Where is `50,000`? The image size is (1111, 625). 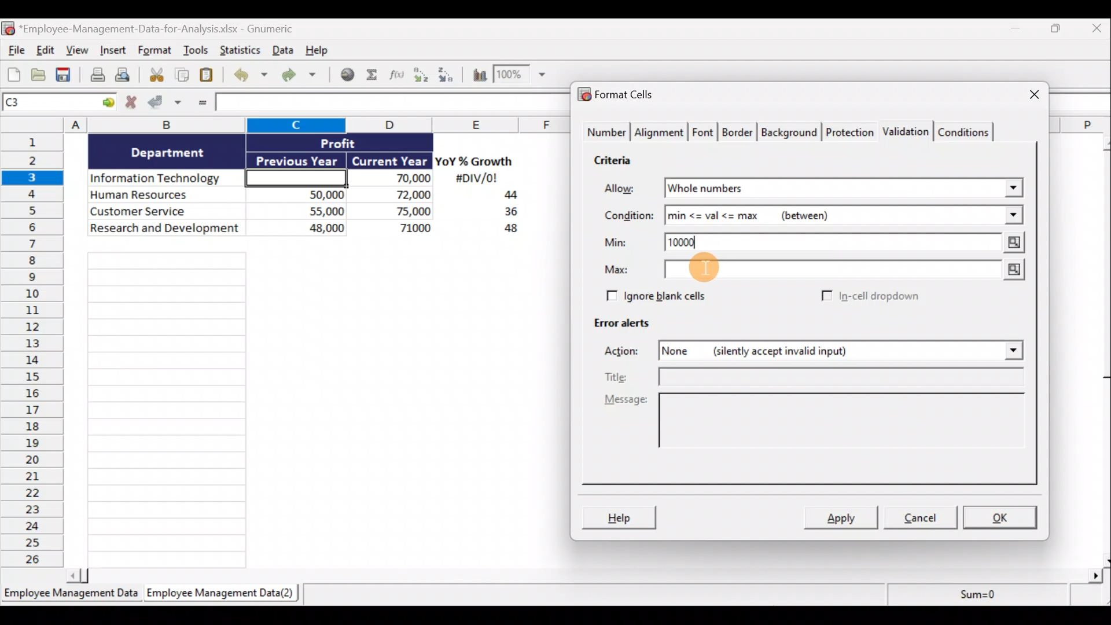
50,000 is located at coordinates (303, 194).